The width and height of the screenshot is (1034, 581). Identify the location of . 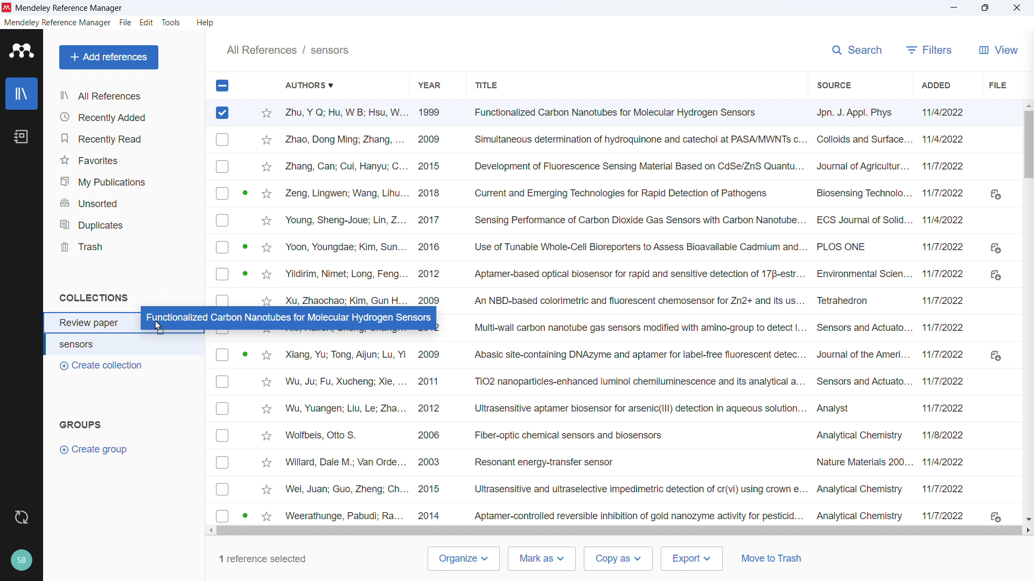
(1016, 8).